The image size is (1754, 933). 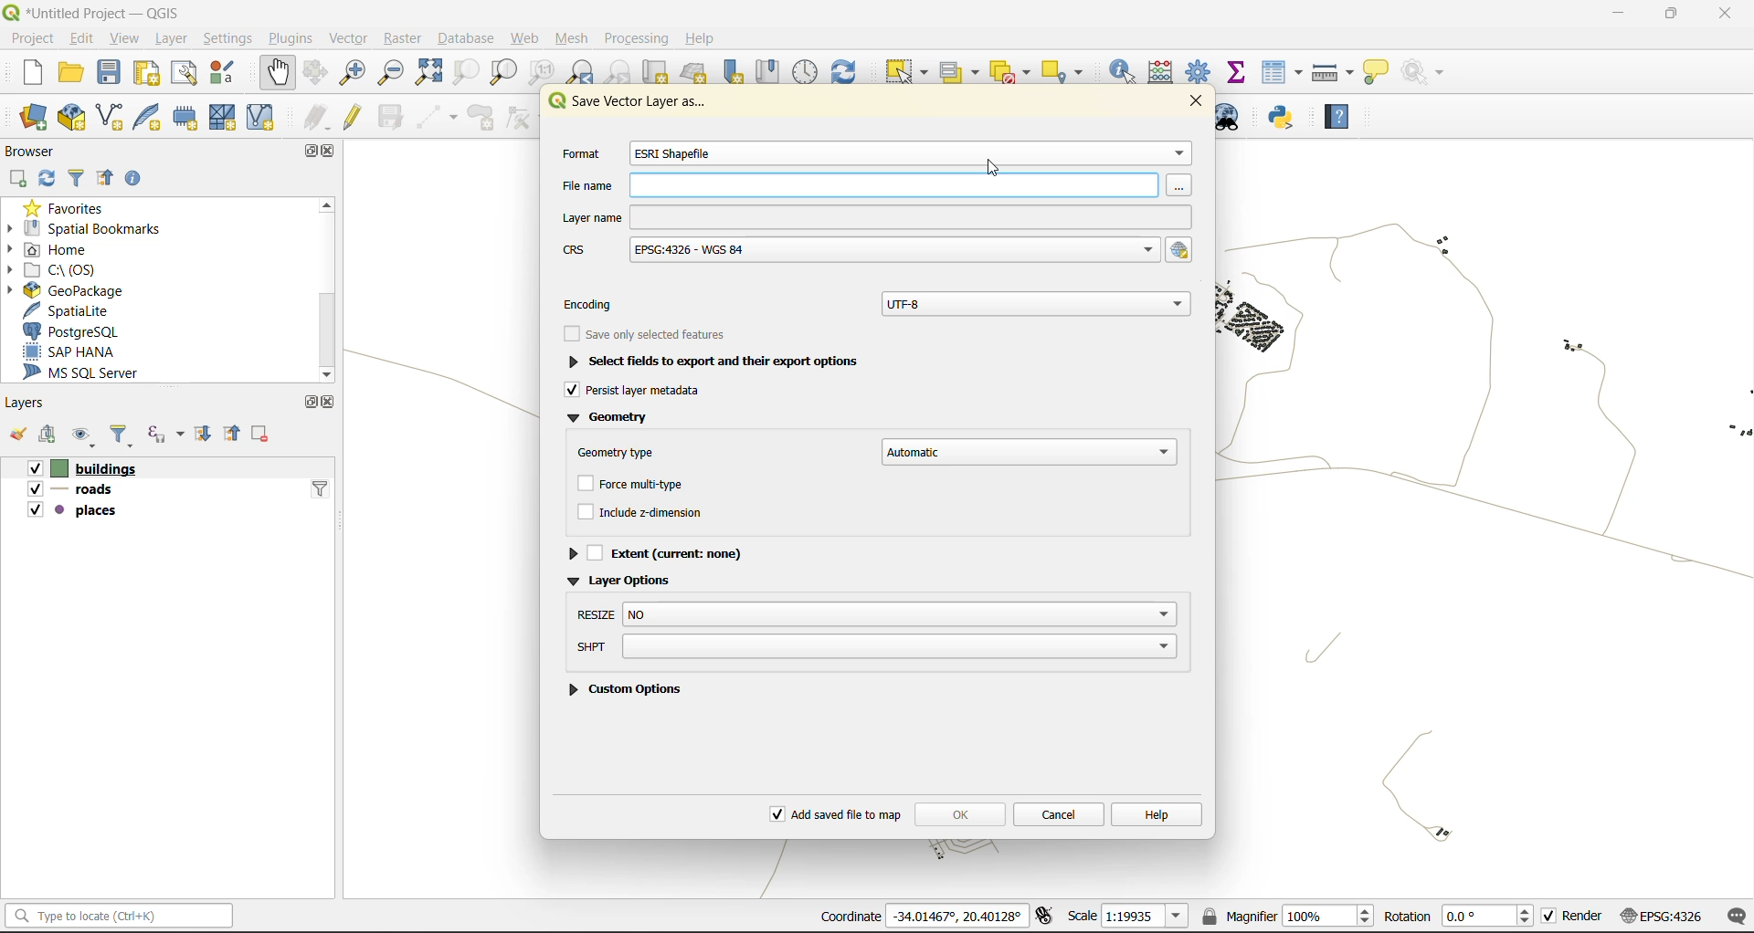 I want to click on crs, so click(x=1664, y=915).